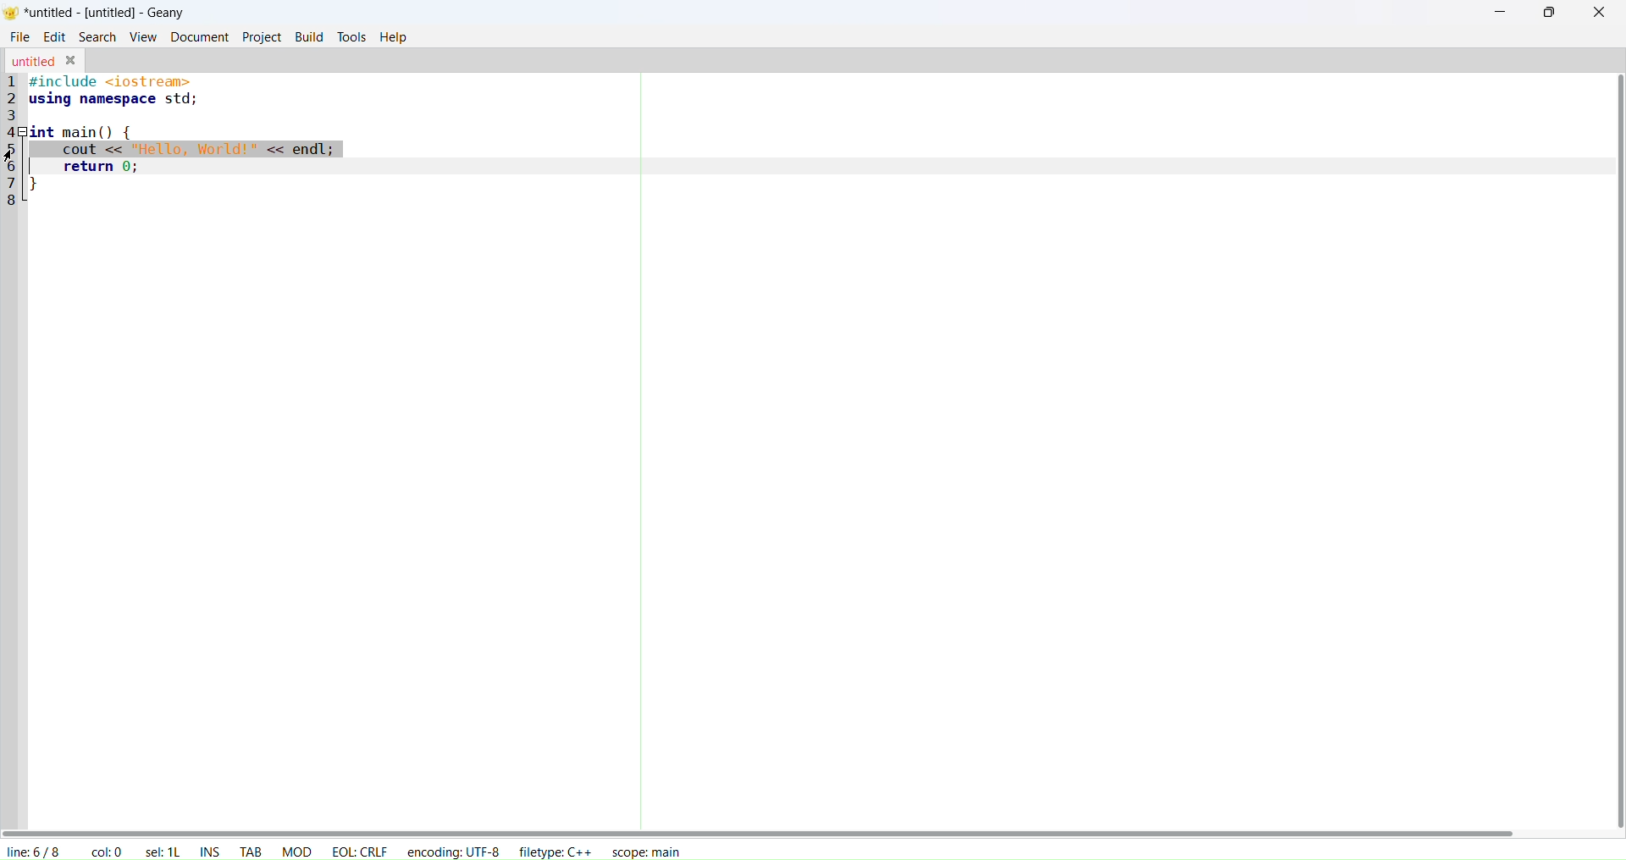  I want to click on filetype: C++, so click(556, 852).